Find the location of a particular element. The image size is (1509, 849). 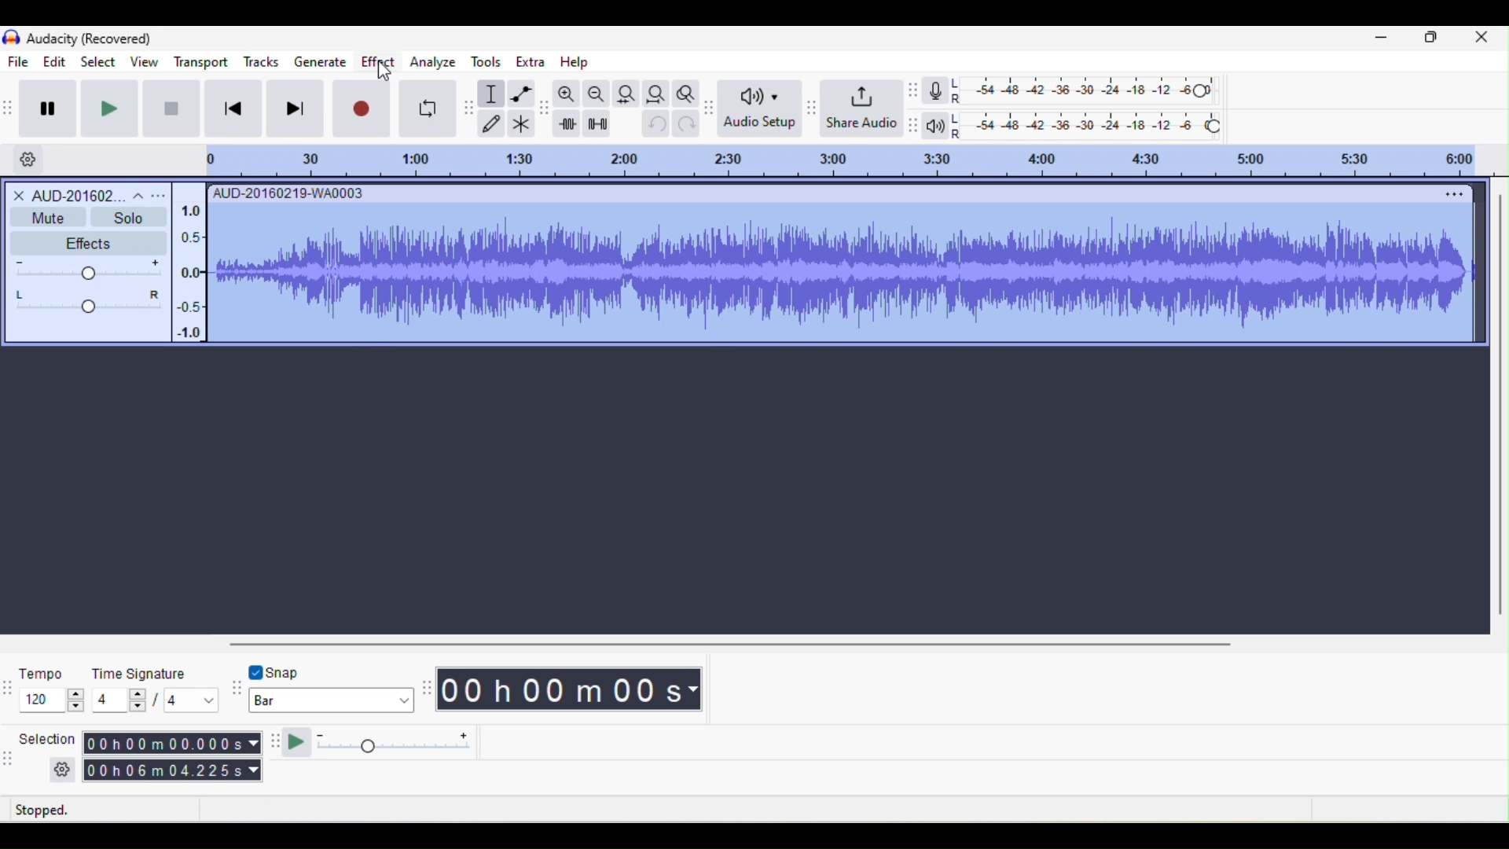

waveform is located at coordinates (843, 274).